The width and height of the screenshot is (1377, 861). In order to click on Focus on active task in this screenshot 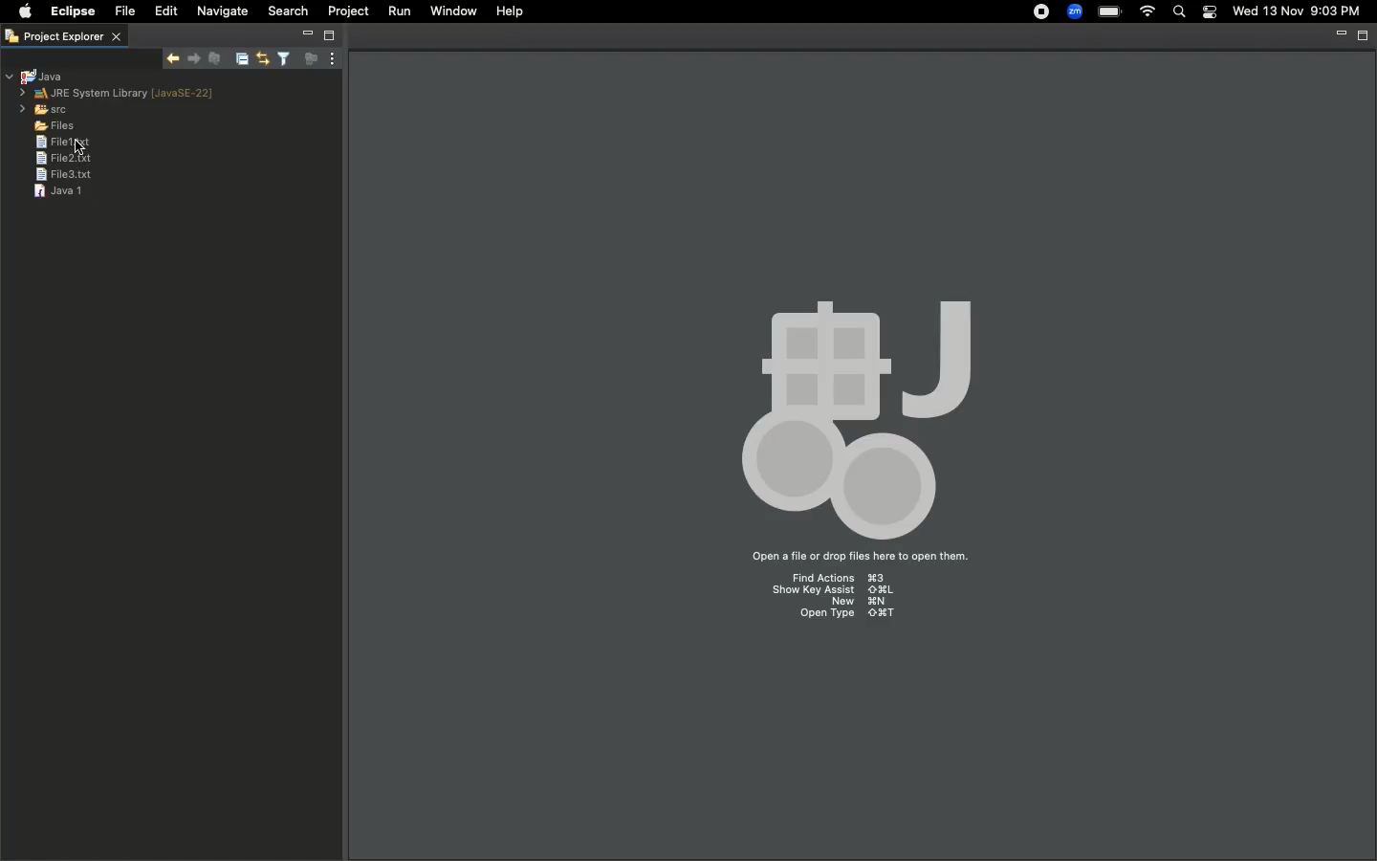, I will do `click(308, 59)`.